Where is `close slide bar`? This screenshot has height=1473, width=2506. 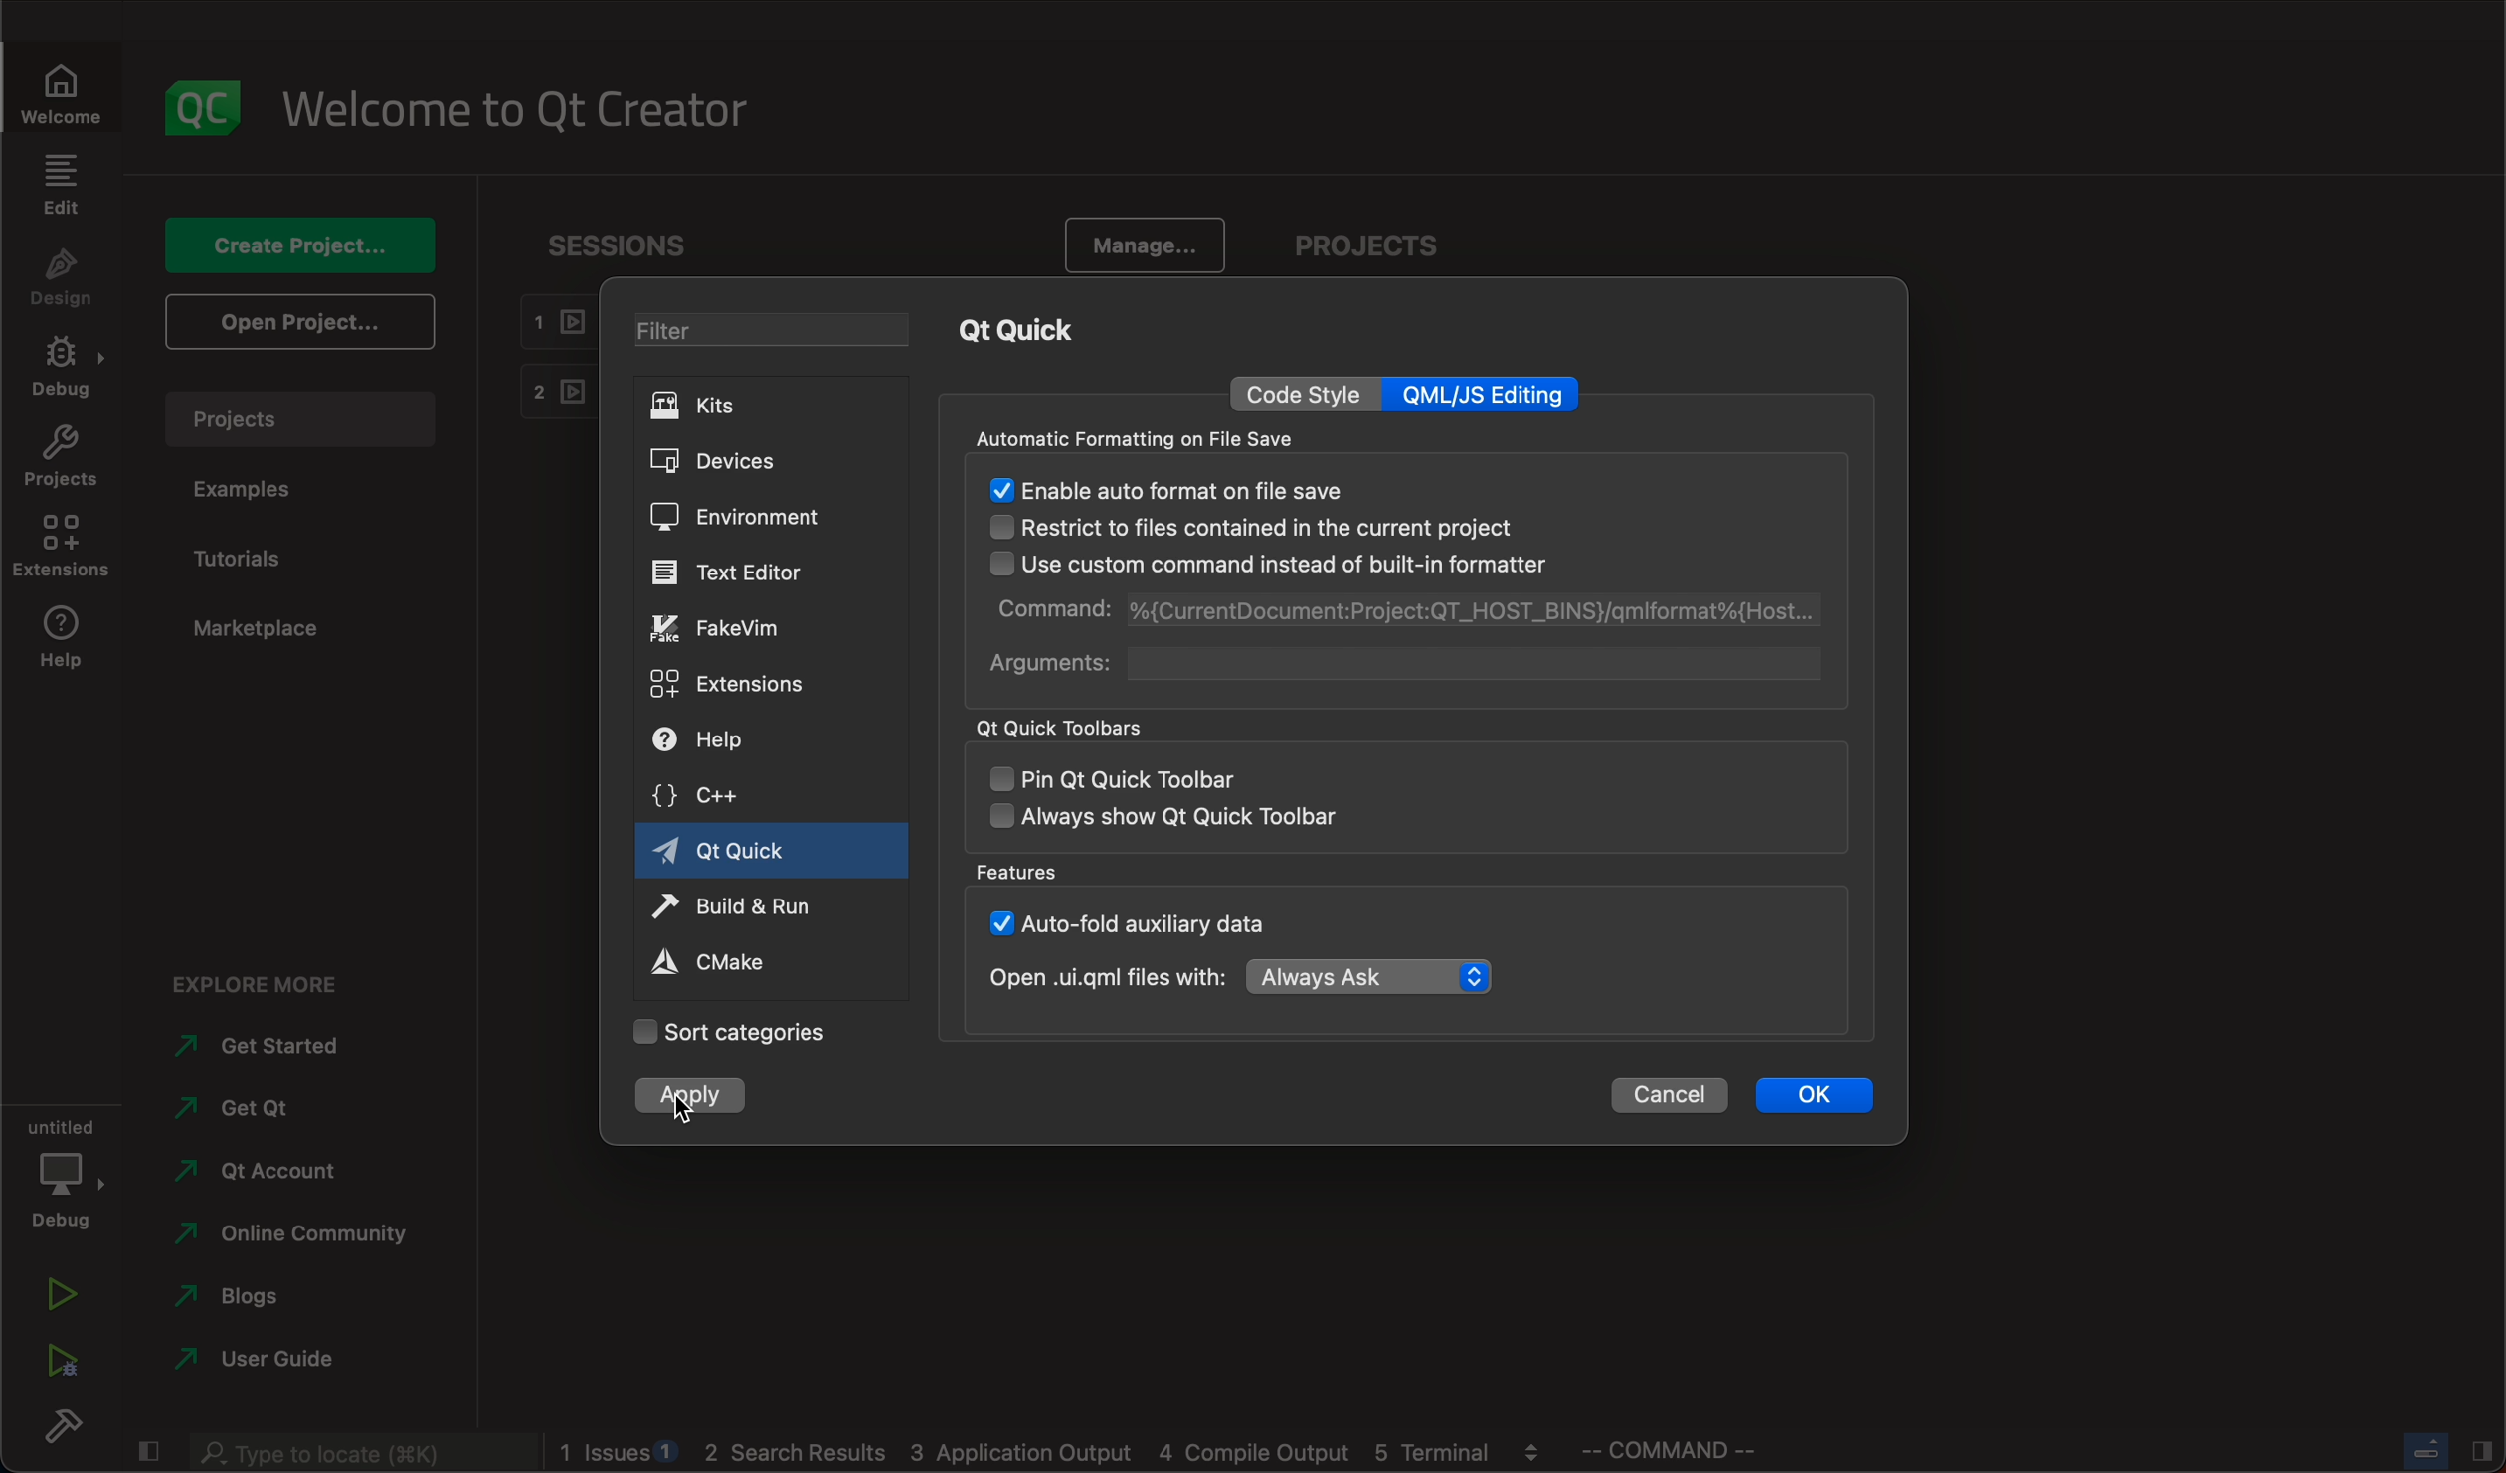
close slide bar is located at coordinates (148, 1449).